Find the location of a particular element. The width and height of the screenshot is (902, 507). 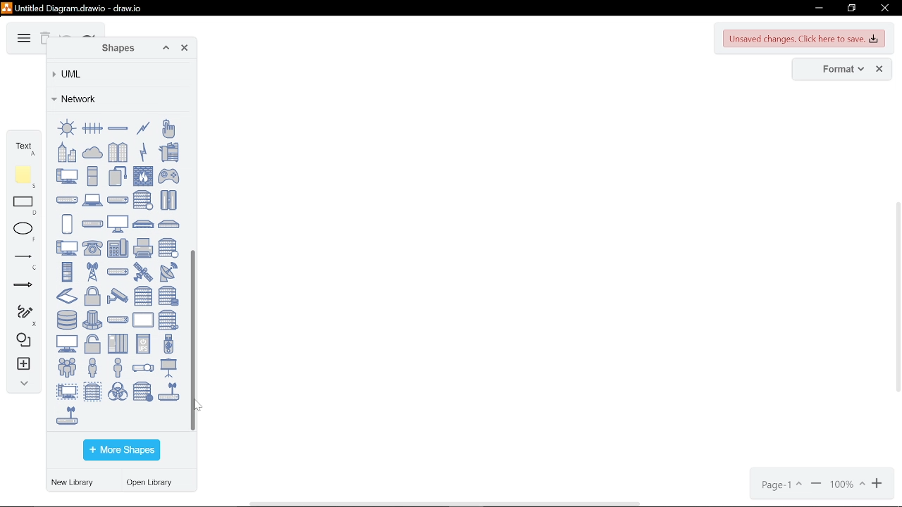

close is located at coordinates (879, 70).